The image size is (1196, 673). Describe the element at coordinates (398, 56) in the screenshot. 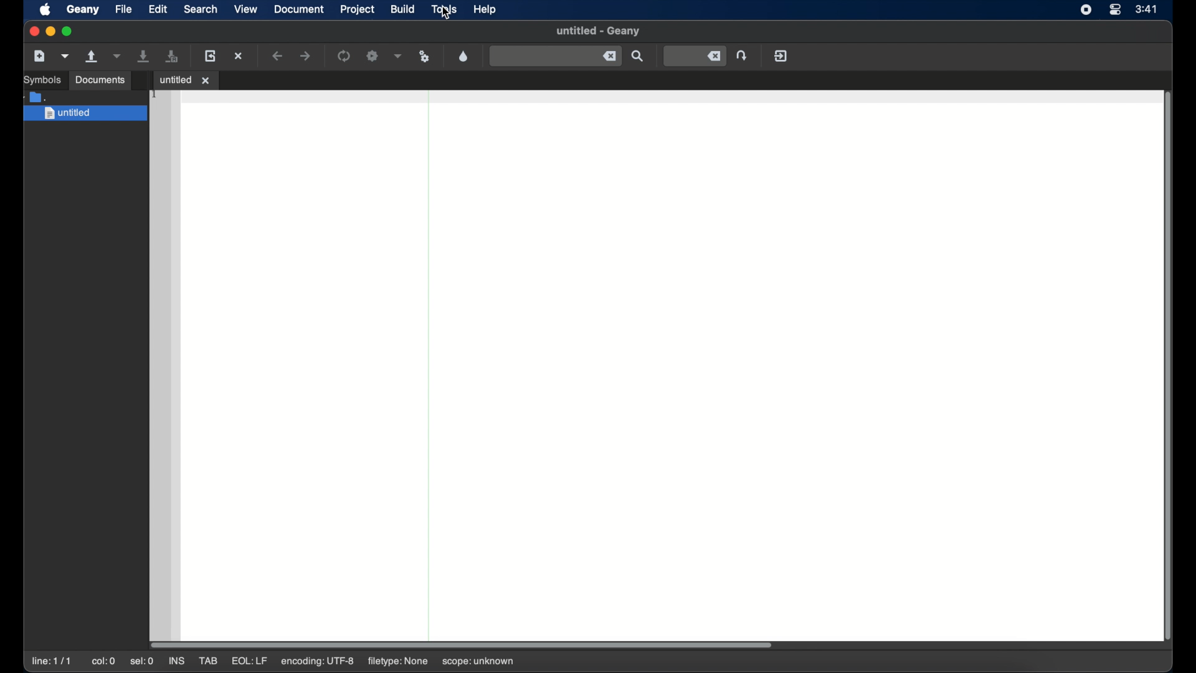

I see `choose more build actions` at that location.